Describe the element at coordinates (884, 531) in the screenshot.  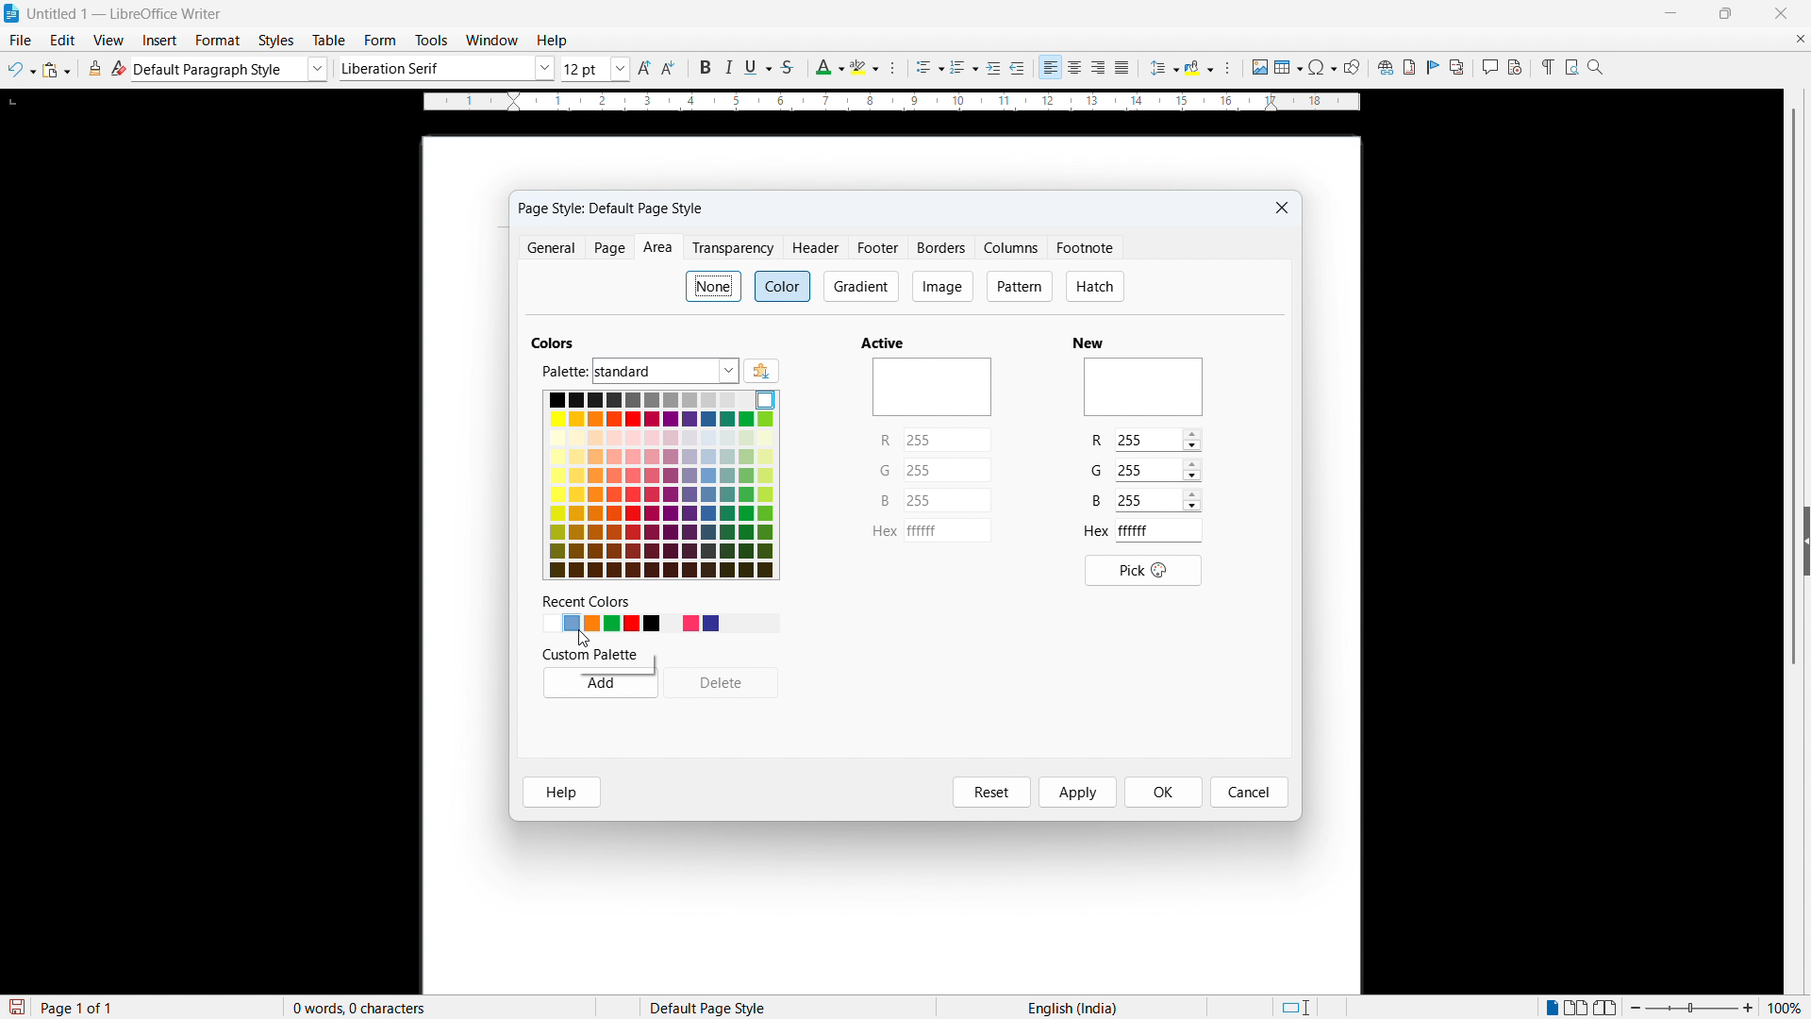
I see `hex` at that location.